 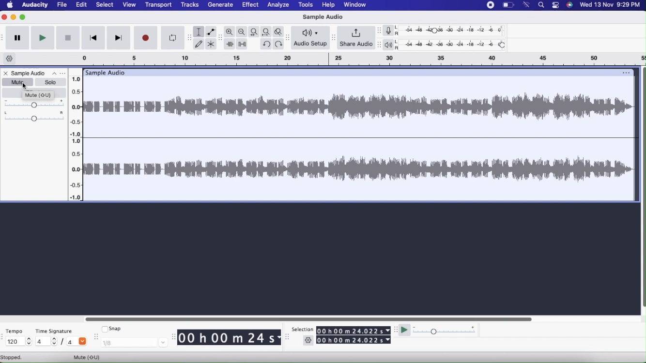 What do you see at coordinates (627, 72) in the screenshot?
I see `options` at bounding box center [627, 72].